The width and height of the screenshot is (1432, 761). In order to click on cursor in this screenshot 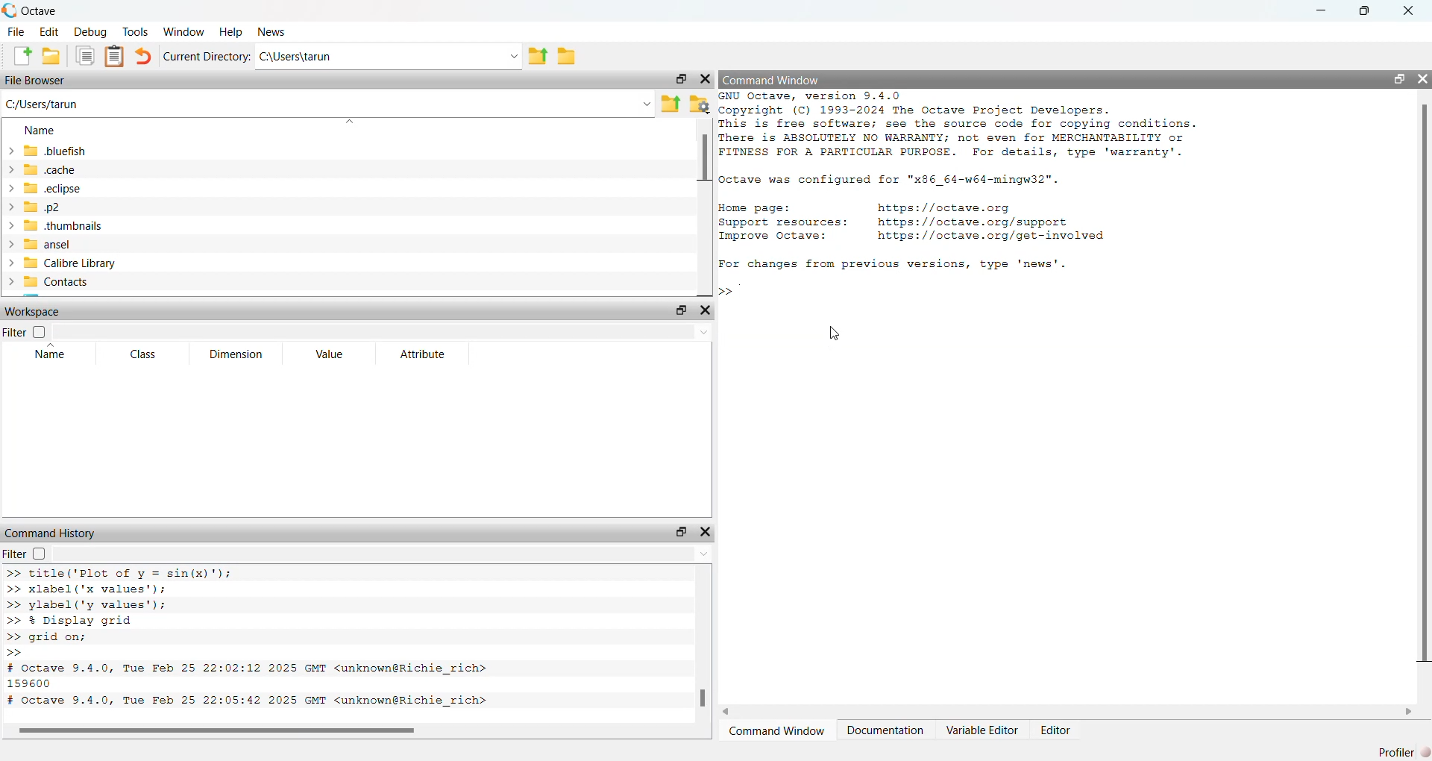, I will do `click(831, 334)`.